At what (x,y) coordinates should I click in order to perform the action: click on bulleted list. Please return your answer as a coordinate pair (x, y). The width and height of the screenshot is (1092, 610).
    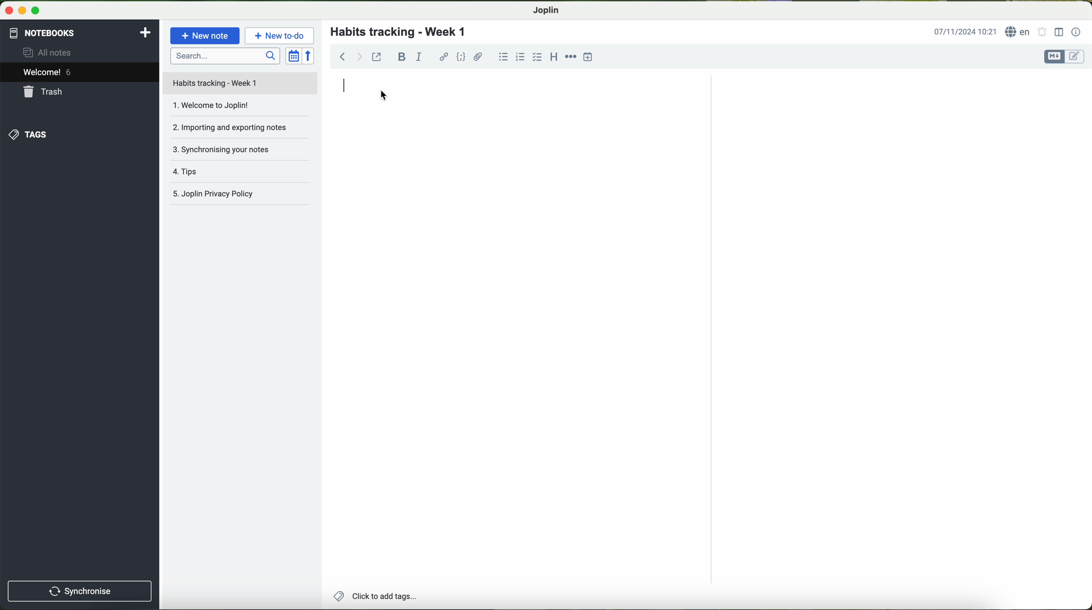
    Looking at the image, I should click on (503, 56).